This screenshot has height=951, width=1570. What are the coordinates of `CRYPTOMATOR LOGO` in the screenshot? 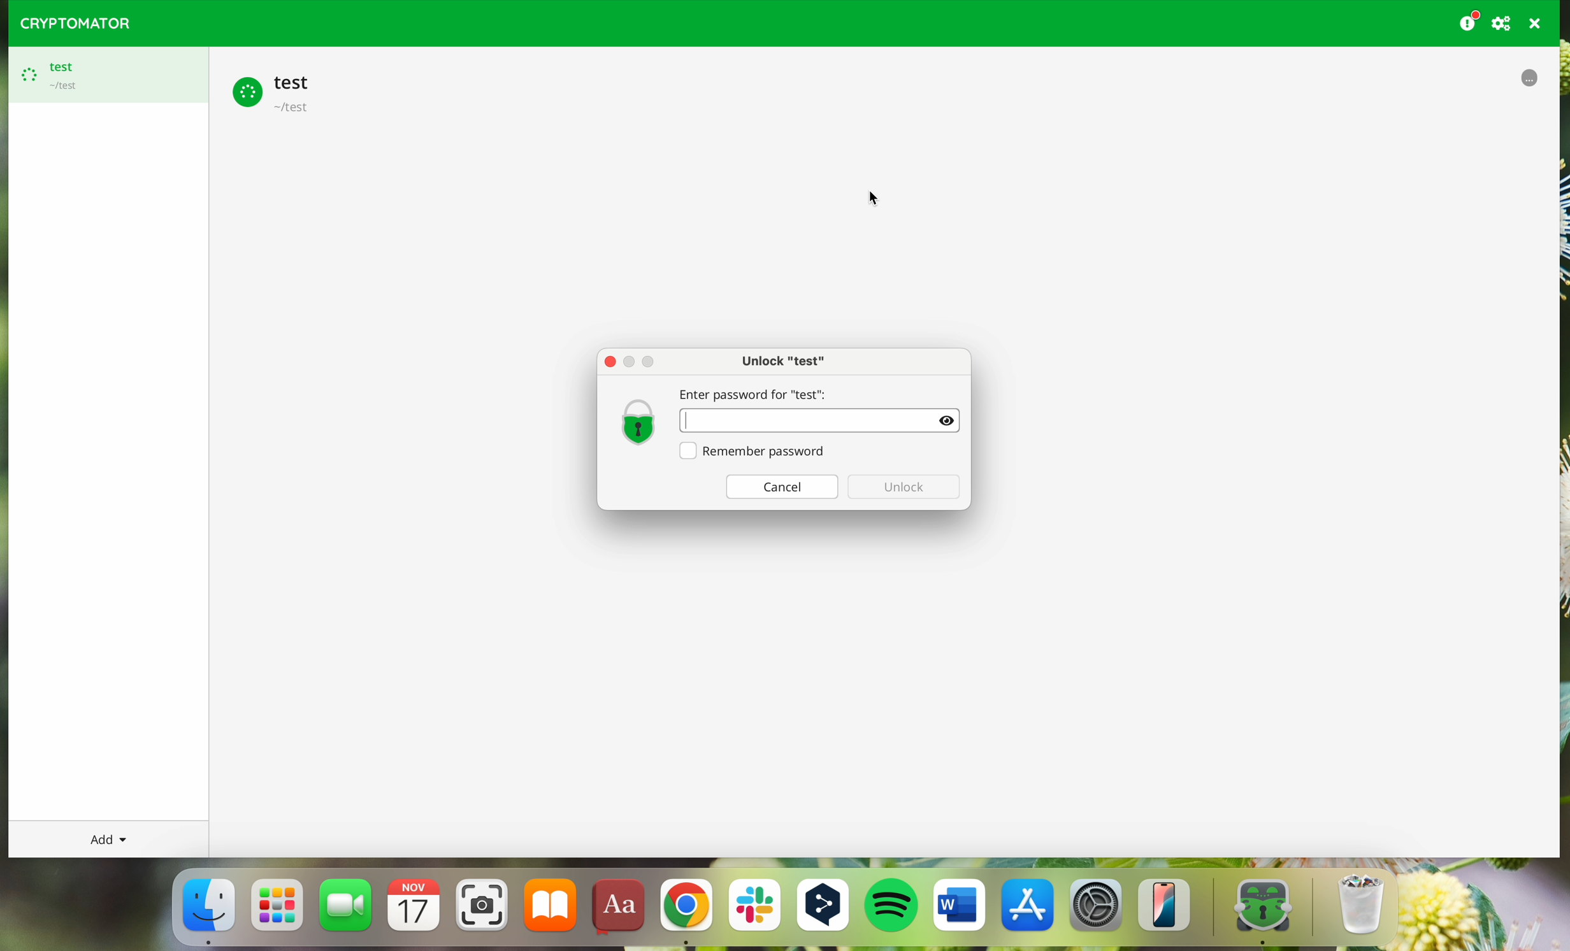 It's located at (69, 20).